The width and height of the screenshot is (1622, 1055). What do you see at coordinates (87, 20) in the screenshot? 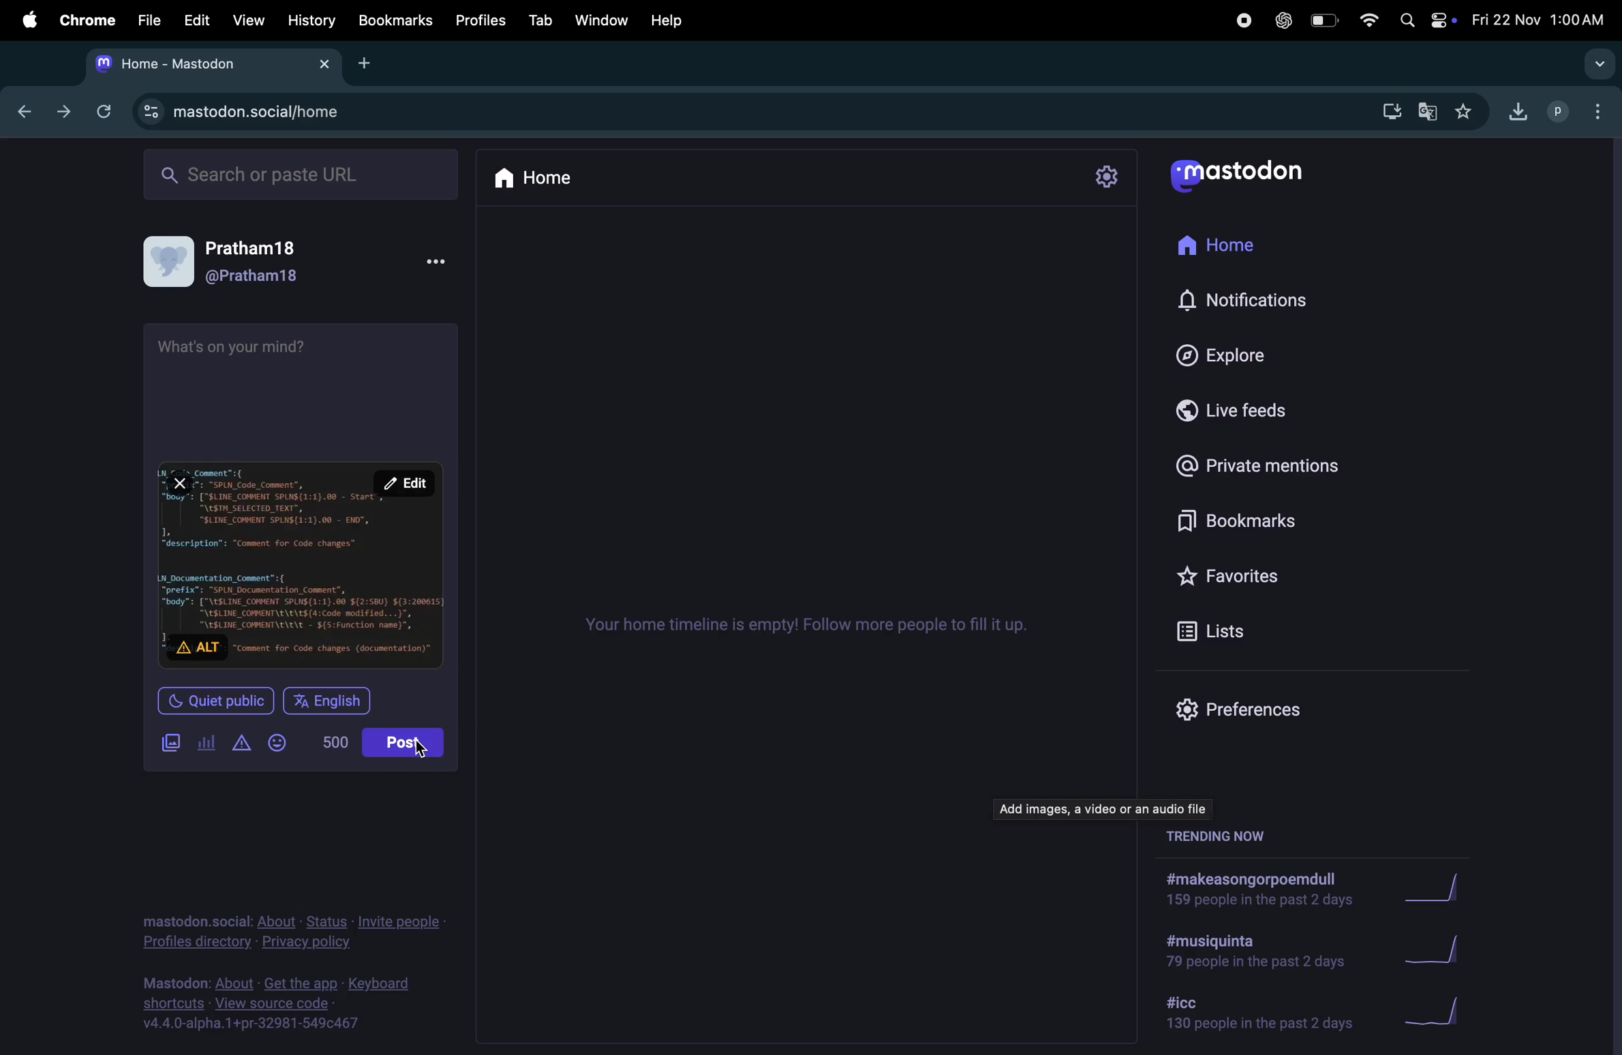
I see `chrome` at bounding box center [87, 20].